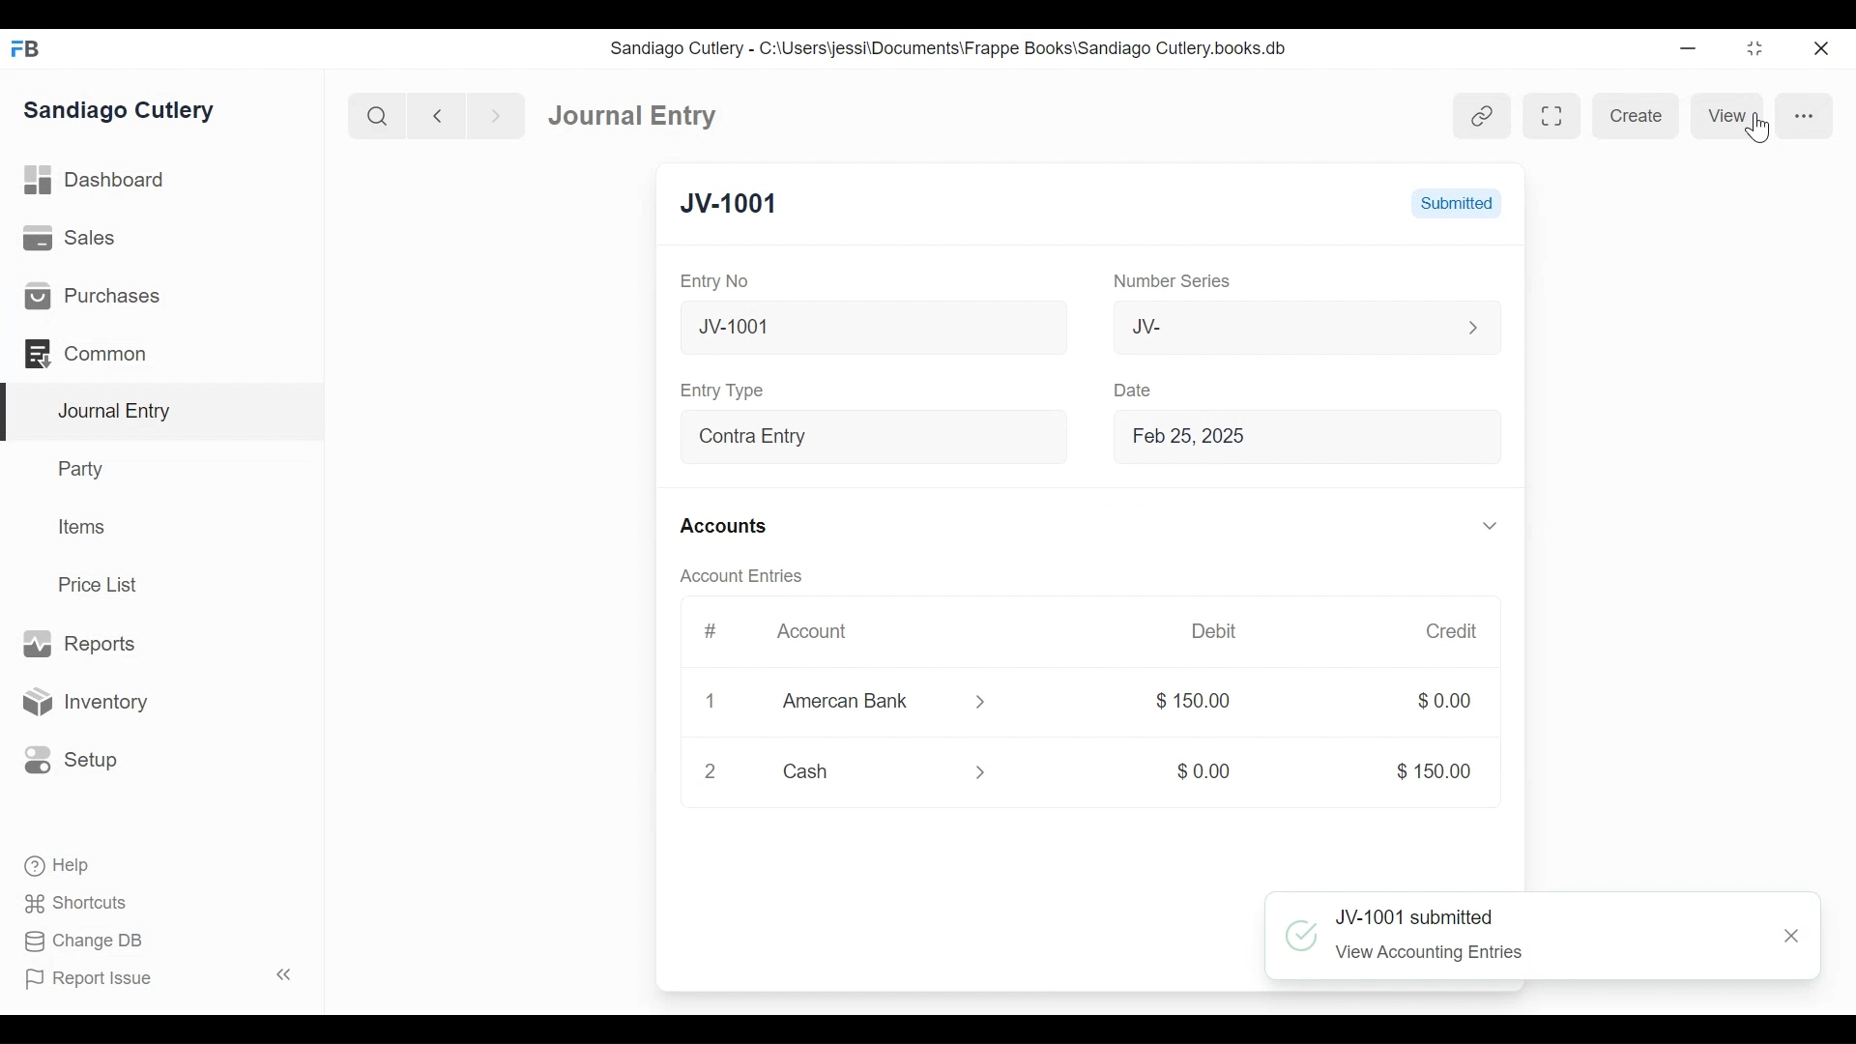  Describe the element at coordinates (978, 703) in the screenshot. I see `Expand` at that location.